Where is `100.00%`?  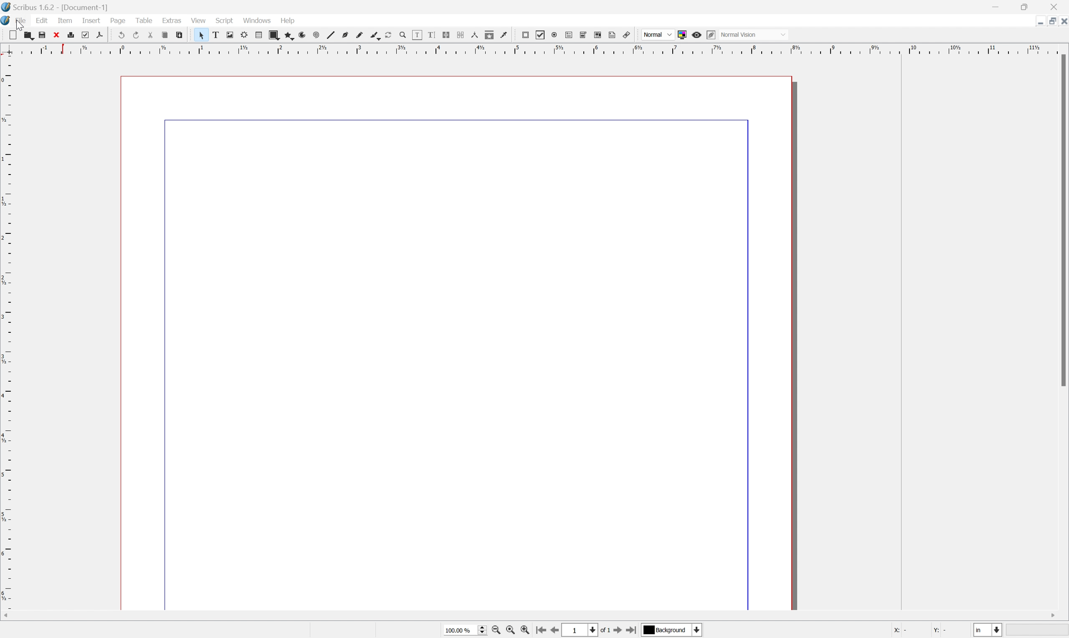 100.00% is located at coordinates (462, 629).